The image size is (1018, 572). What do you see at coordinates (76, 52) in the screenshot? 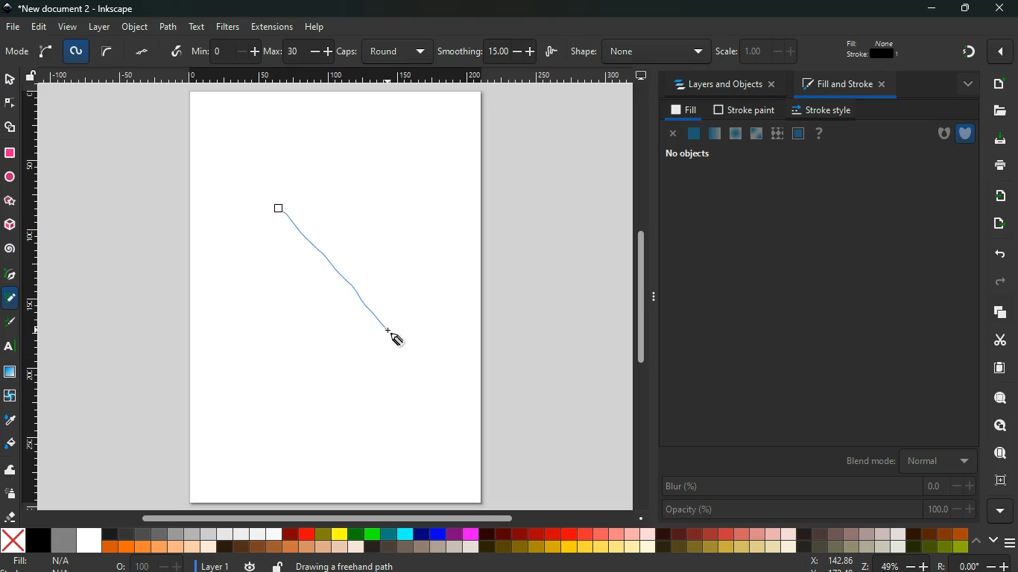
I see `spyro path` at bounding box center [76, 52].